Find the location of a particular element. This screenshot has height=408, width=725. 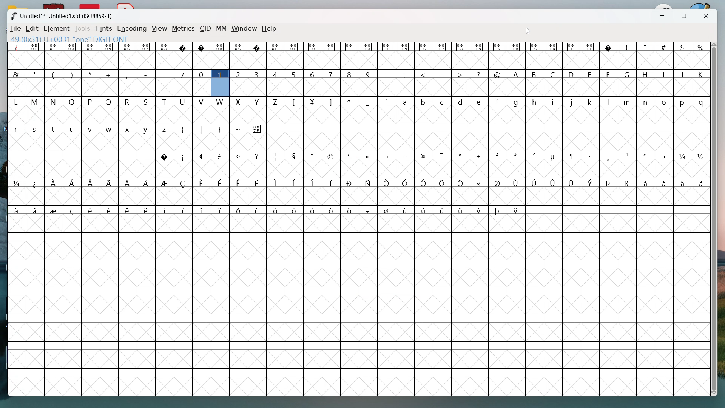

m is located at coordinates (627, 101).